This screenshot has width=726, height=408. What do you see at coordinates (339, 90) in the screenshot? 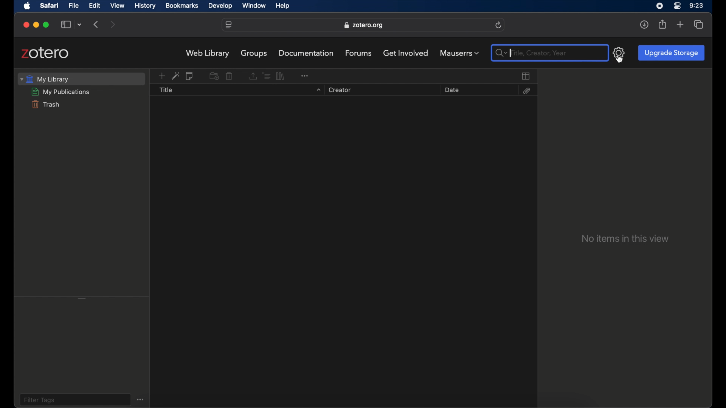
I see `creator` at bounding box center [339, 90].